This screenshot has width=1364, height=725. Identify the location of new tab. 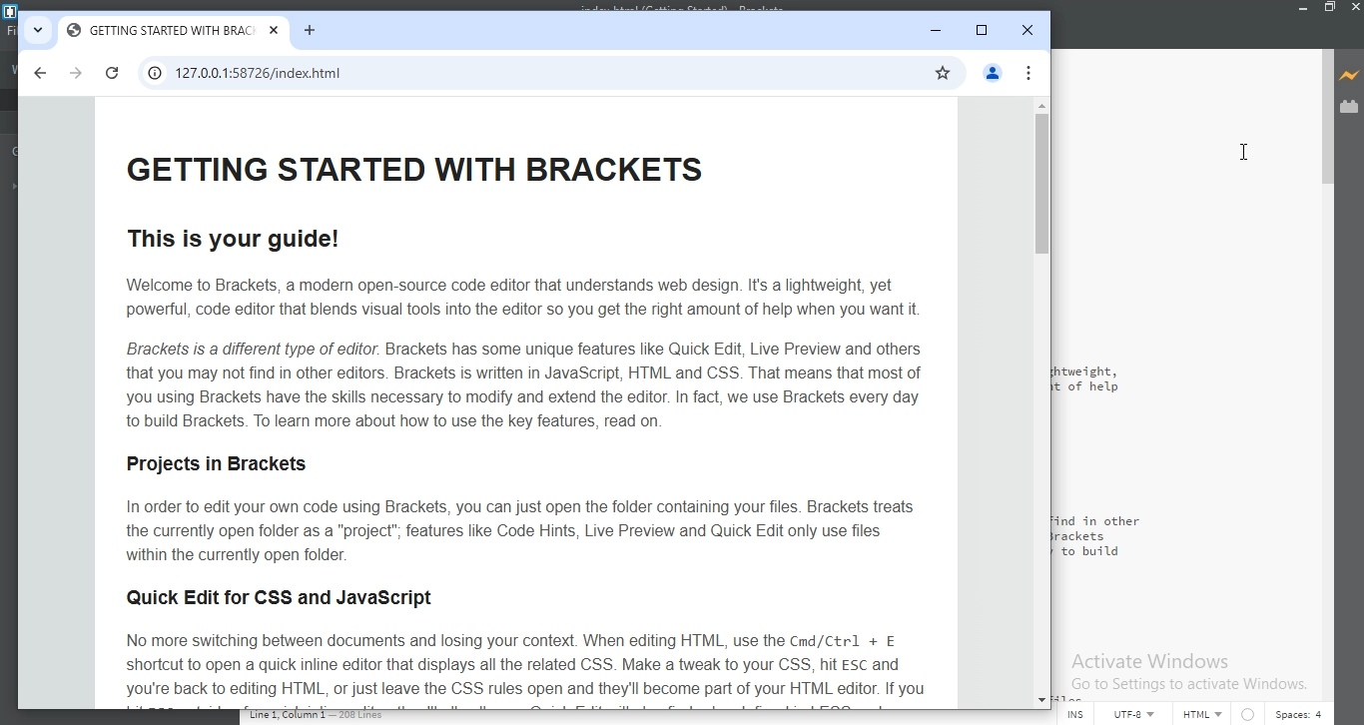
(310, 31).